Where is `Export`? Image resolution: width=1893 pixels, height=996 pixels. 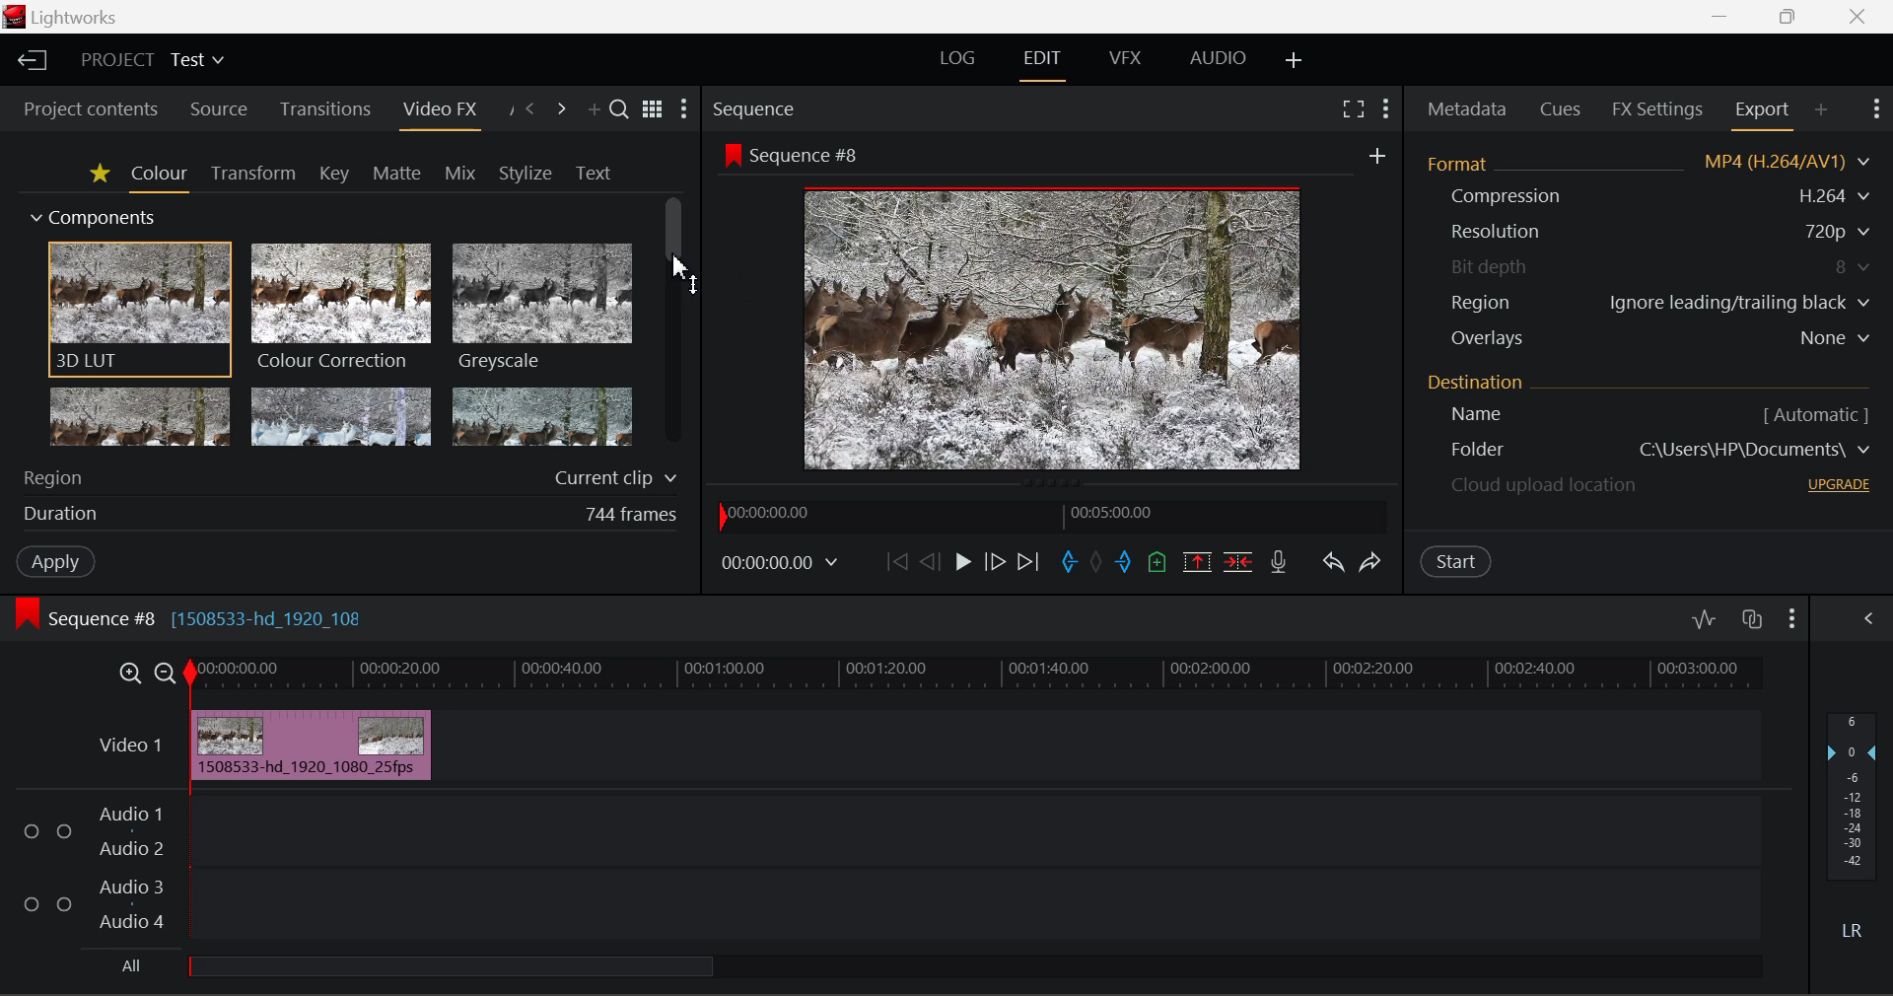 Export is located at coordinates (1764, 115).